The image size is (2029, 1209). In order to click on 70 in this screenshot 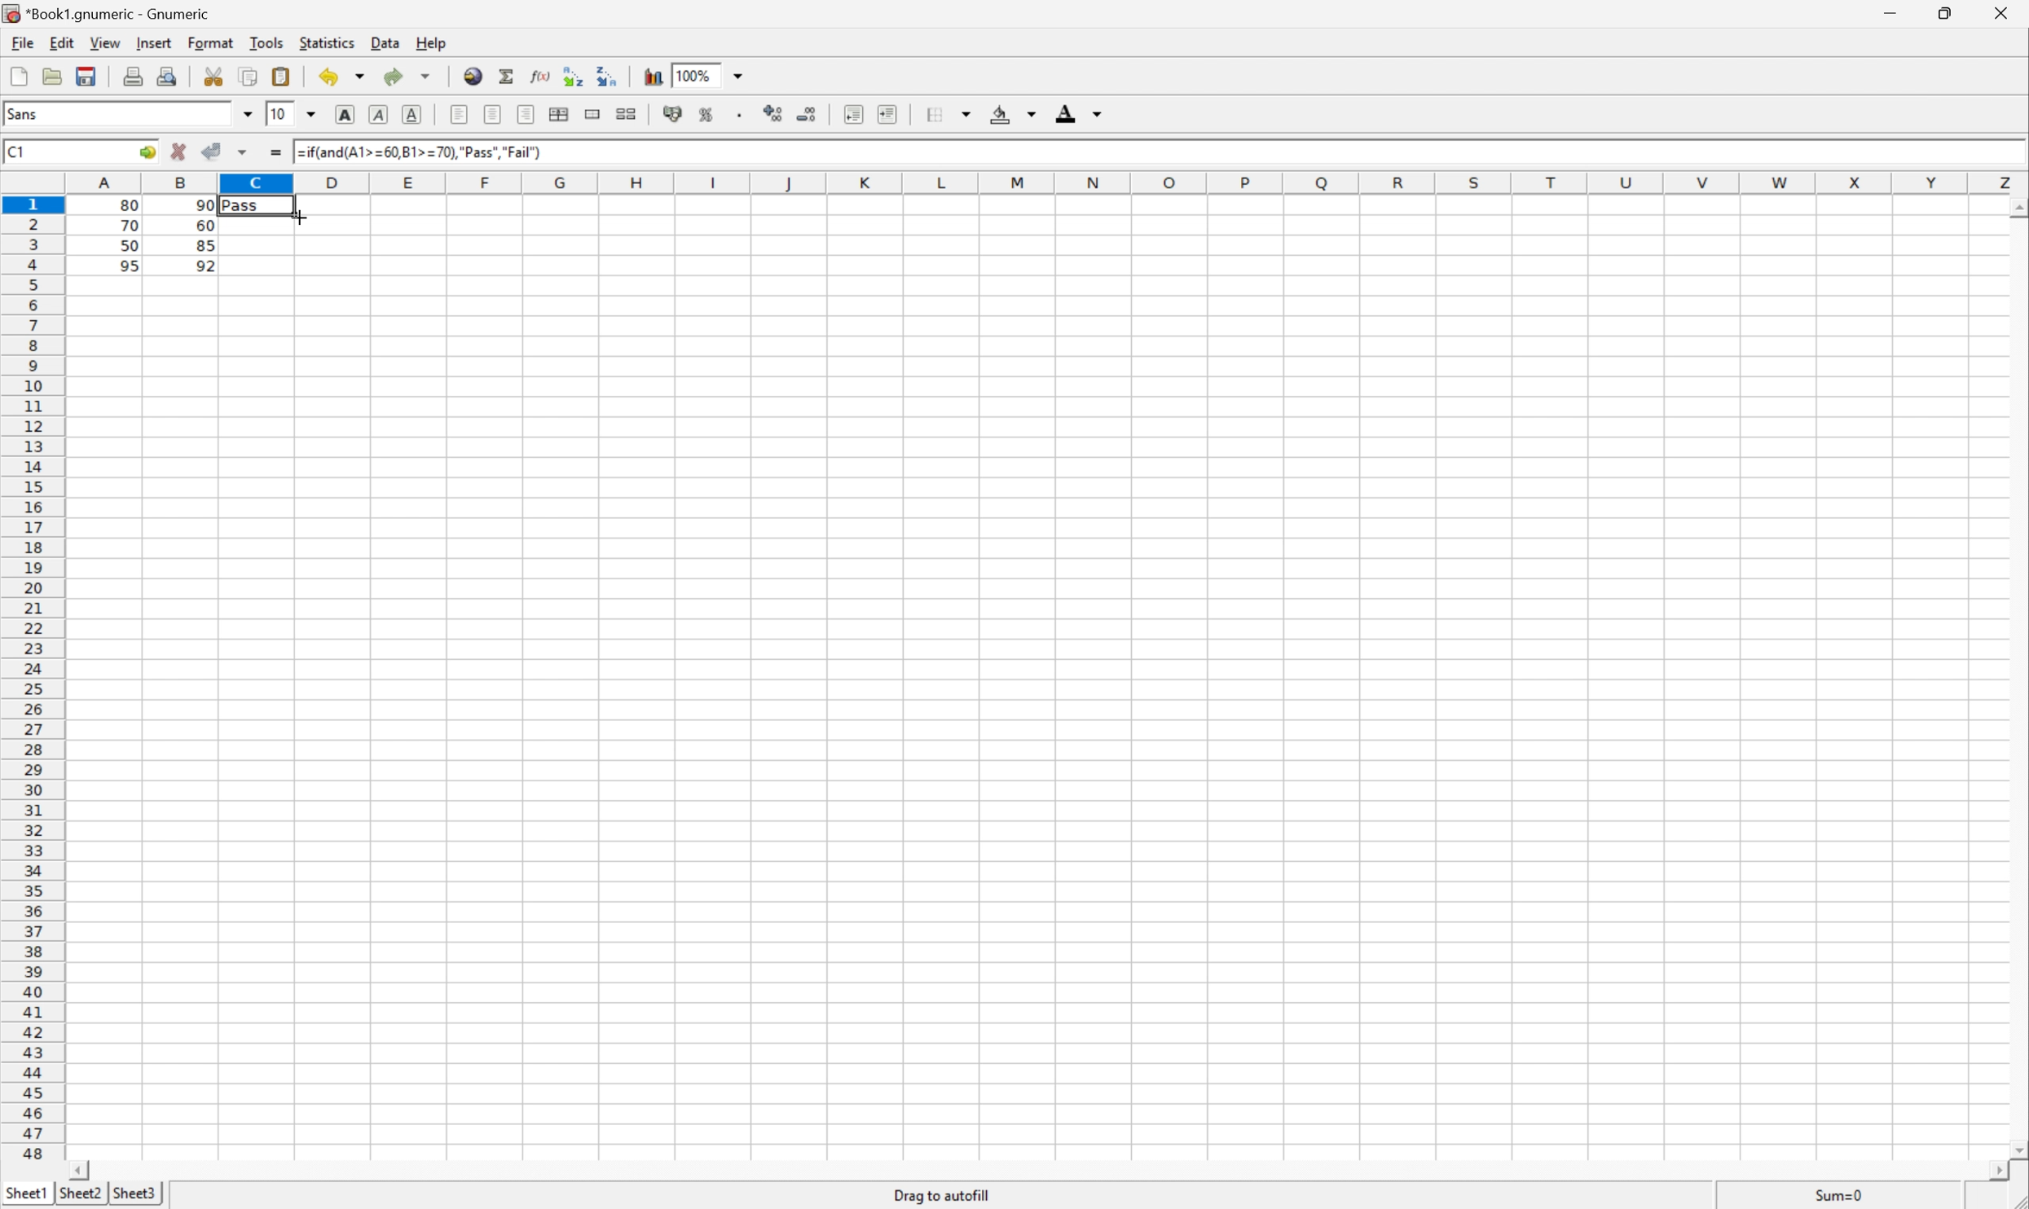, I will do `click(130, 228)`.